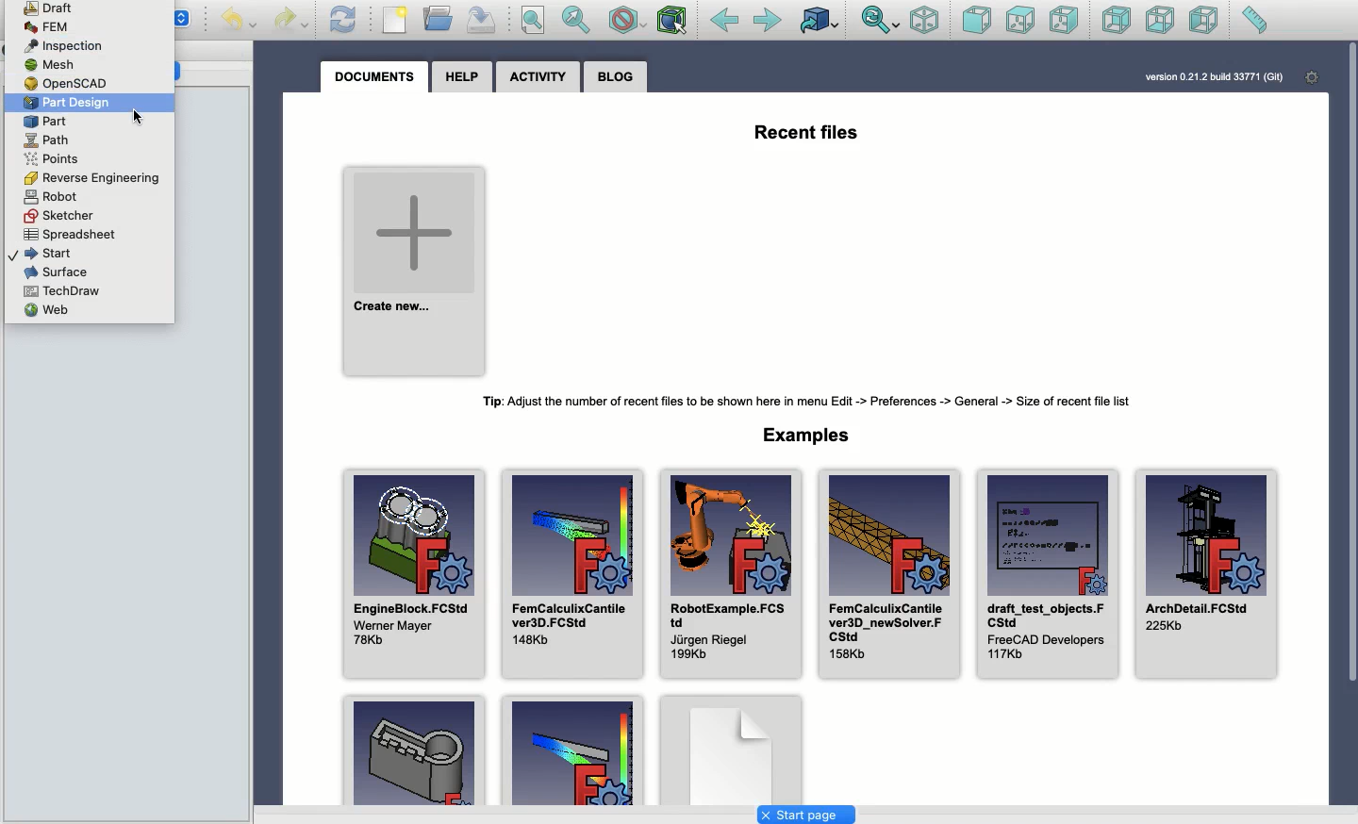  I want to click on Front, so click(977, 22).